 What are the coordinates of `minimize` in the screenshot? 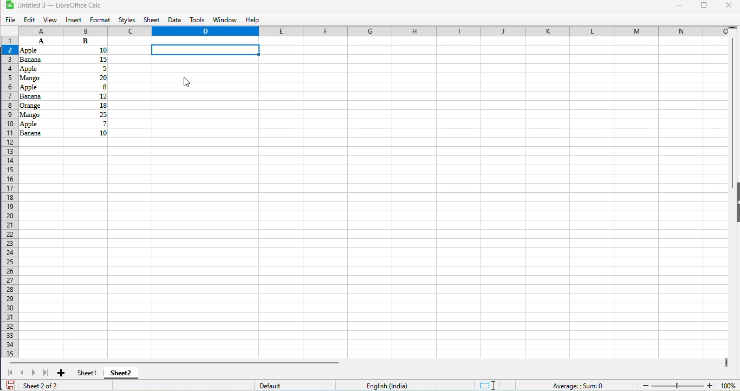 It's located at (679, 5).